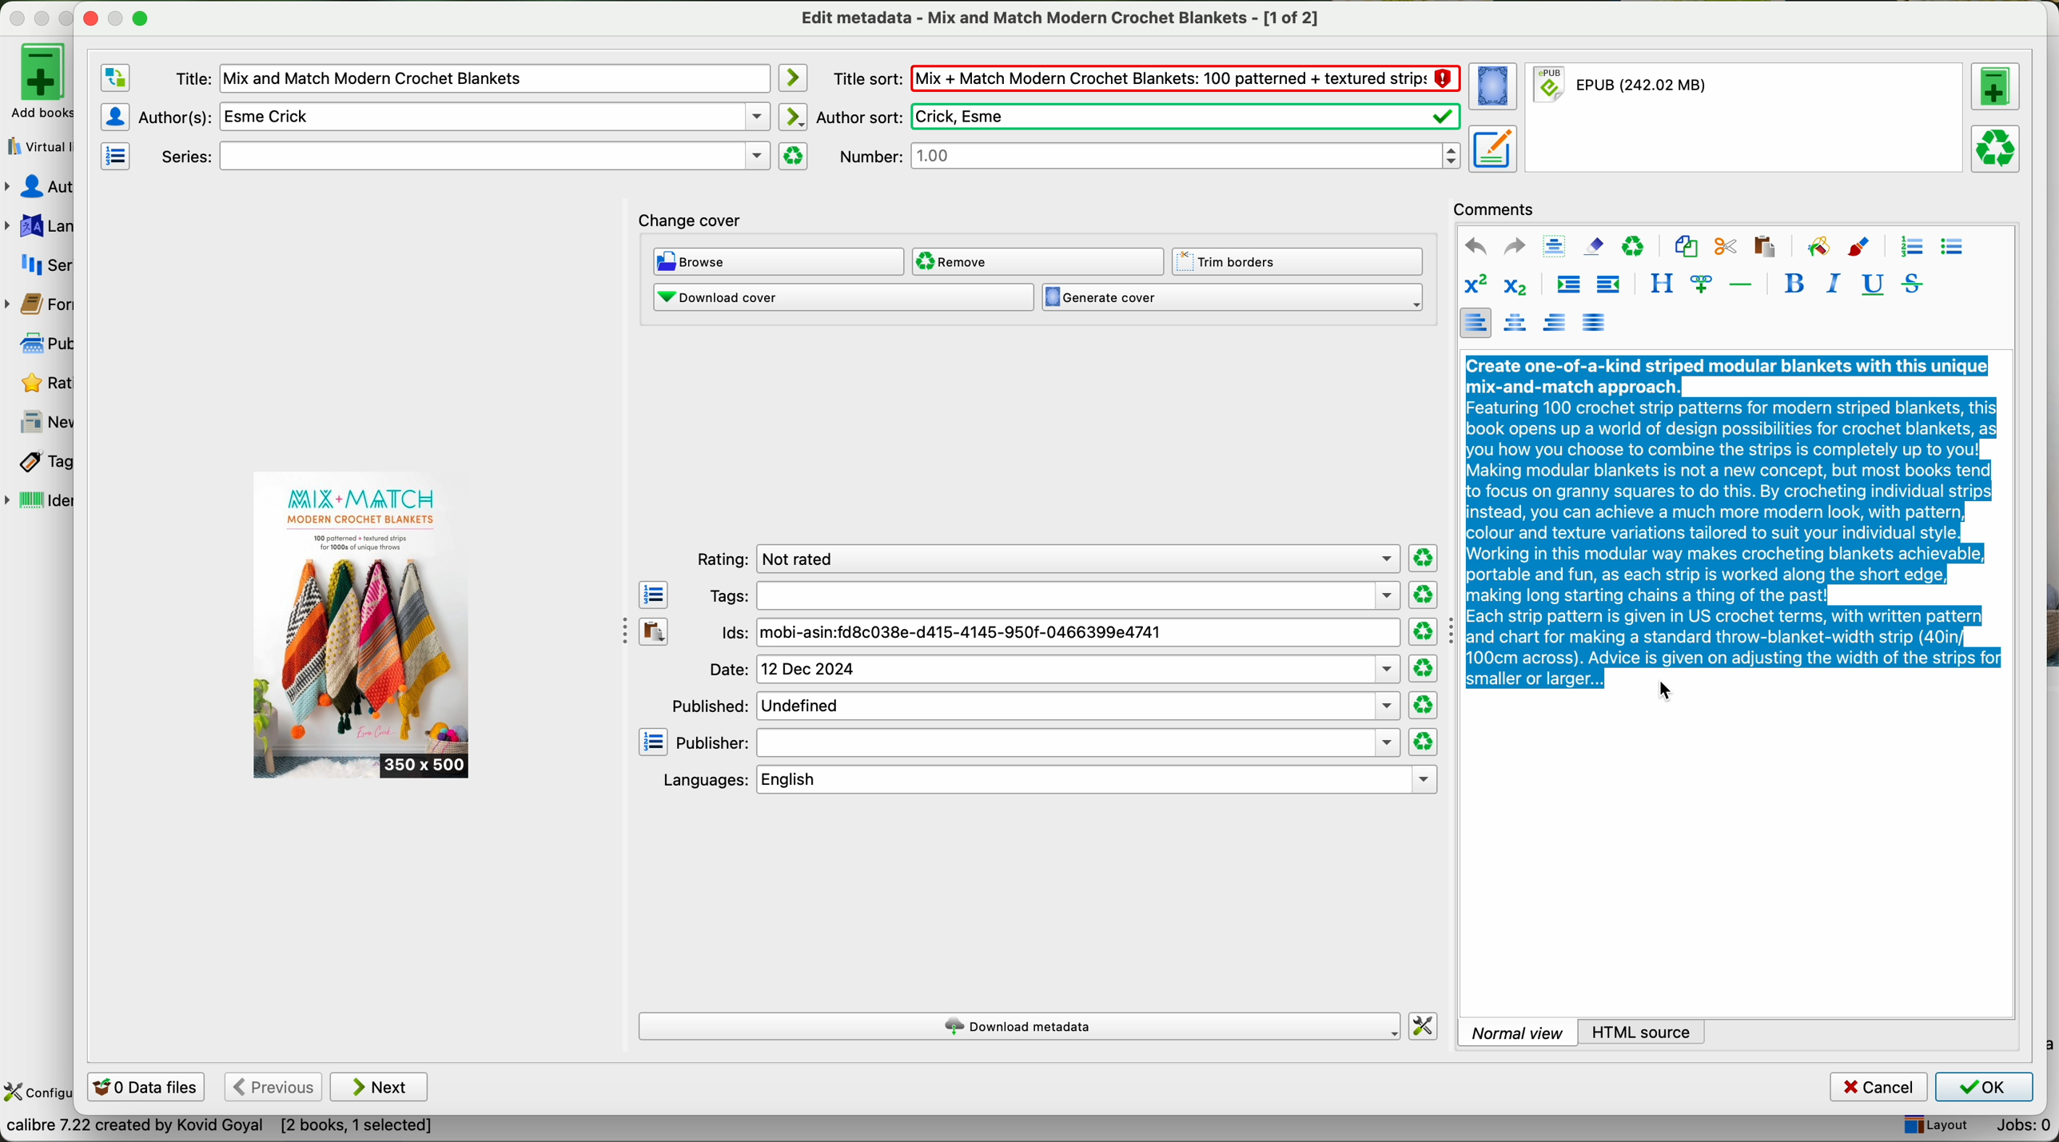 This screenshot has width=2059, height=1142. What do you see at coordinates (1499, 207) in the screenshot?
I see `comments` at bounding box center [1499, 207].